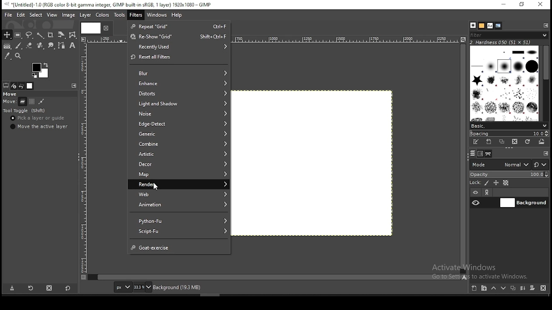 This screenshot has width=552, height=310. I want to click on create a new brush, so click(489, 142).